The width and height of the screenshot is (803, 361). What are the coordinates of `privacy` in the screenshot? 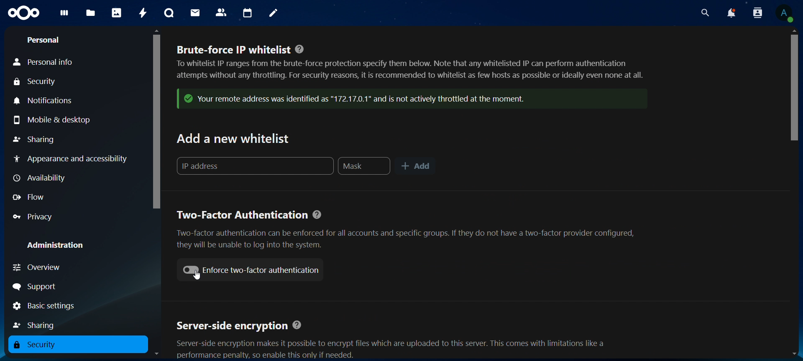 It's located at (33, 217).